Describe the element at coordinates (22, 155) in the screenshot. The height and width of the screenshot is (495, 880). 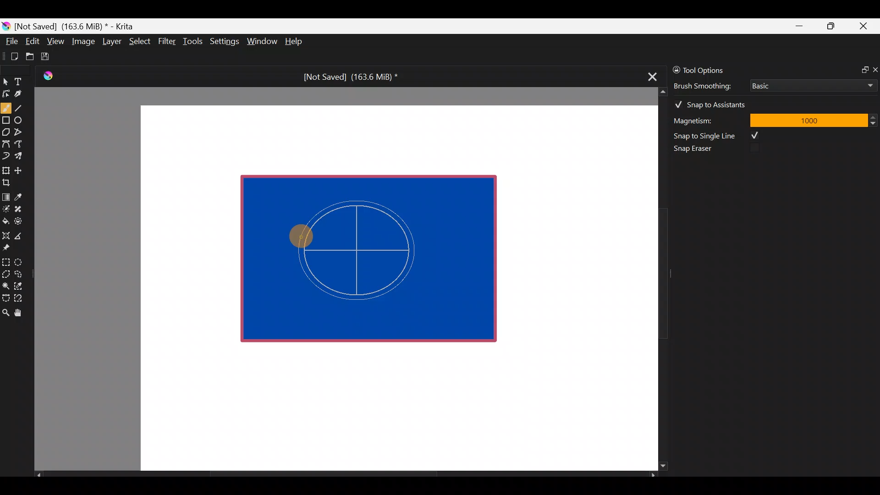
I see `Multibrush tool` at that location.